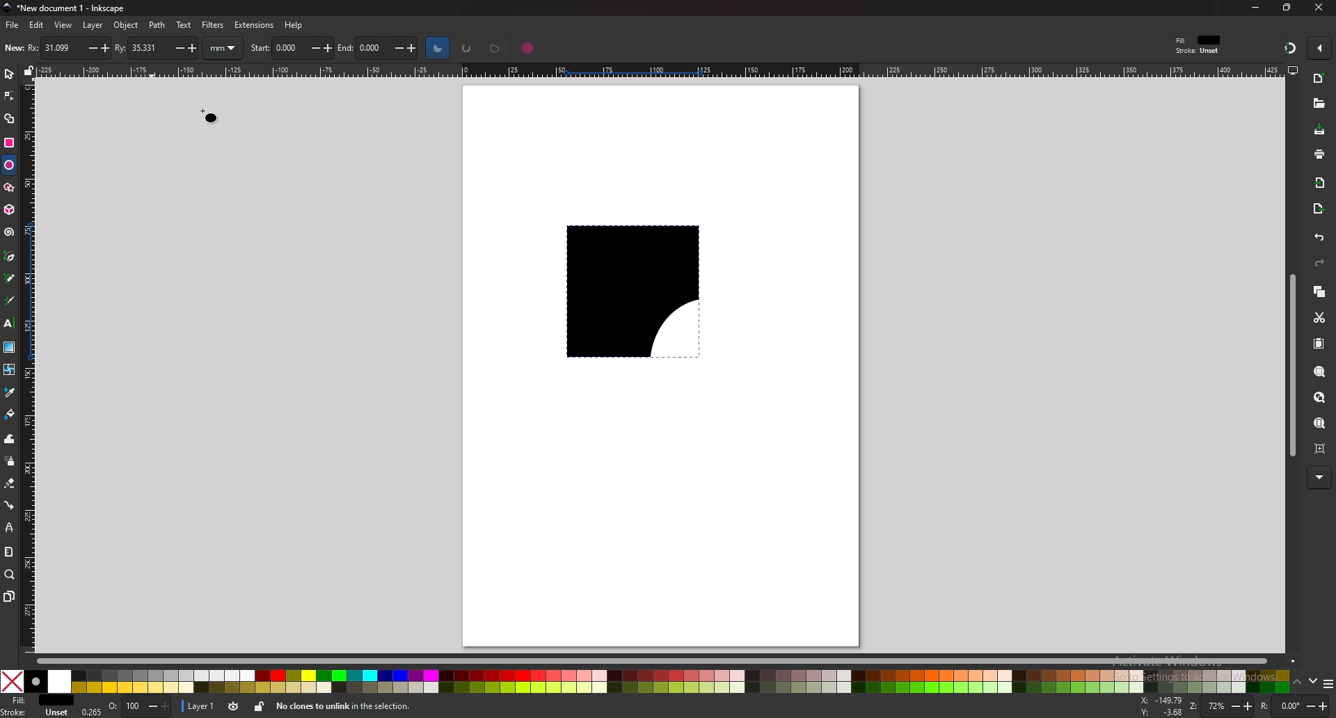 Image resolution: width=1336 pixels, height=718 pixels. Describe the element at coordinates (10, 527) in the screenshot. I see `lpe` at that location.